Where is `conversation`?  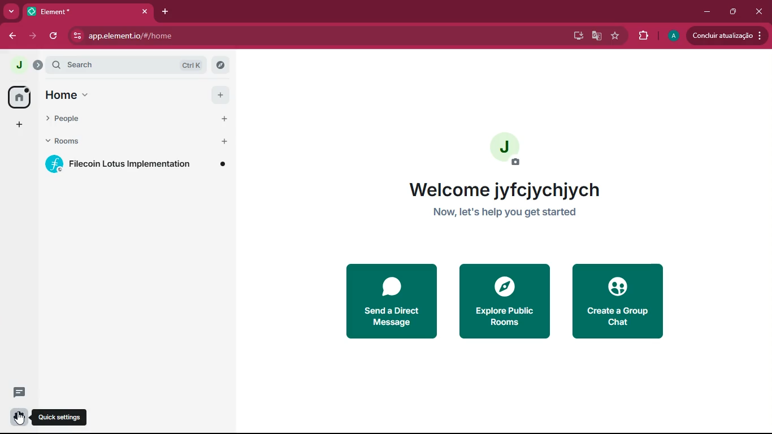 conversation is located at coordinates (19, 392).